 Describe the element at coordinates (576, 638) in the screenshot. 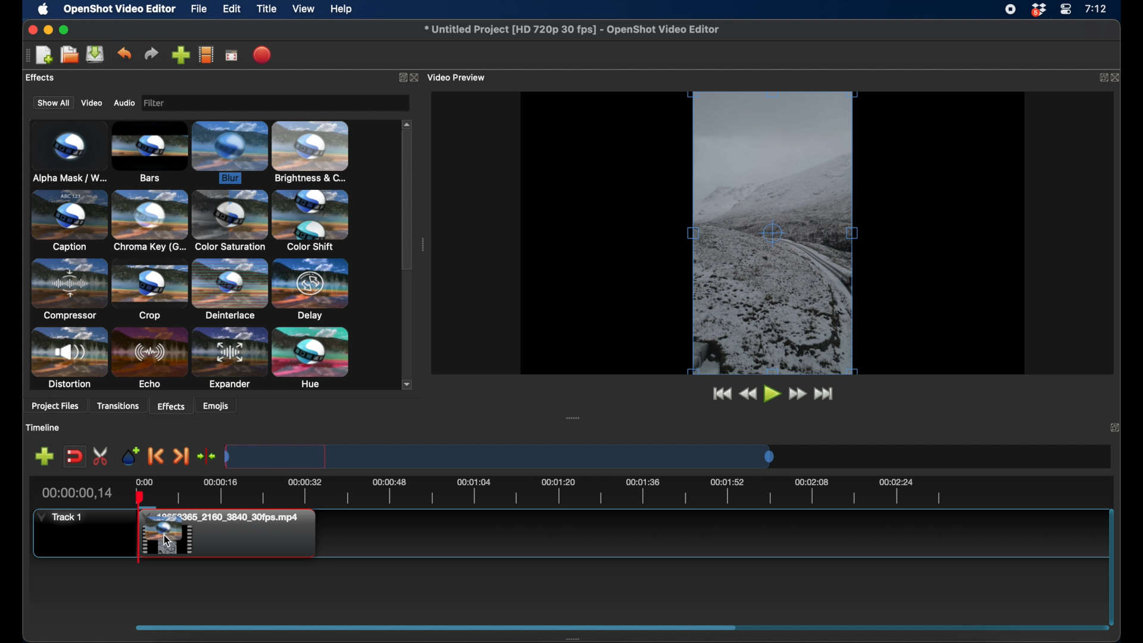

I see `drag handle` at that location.